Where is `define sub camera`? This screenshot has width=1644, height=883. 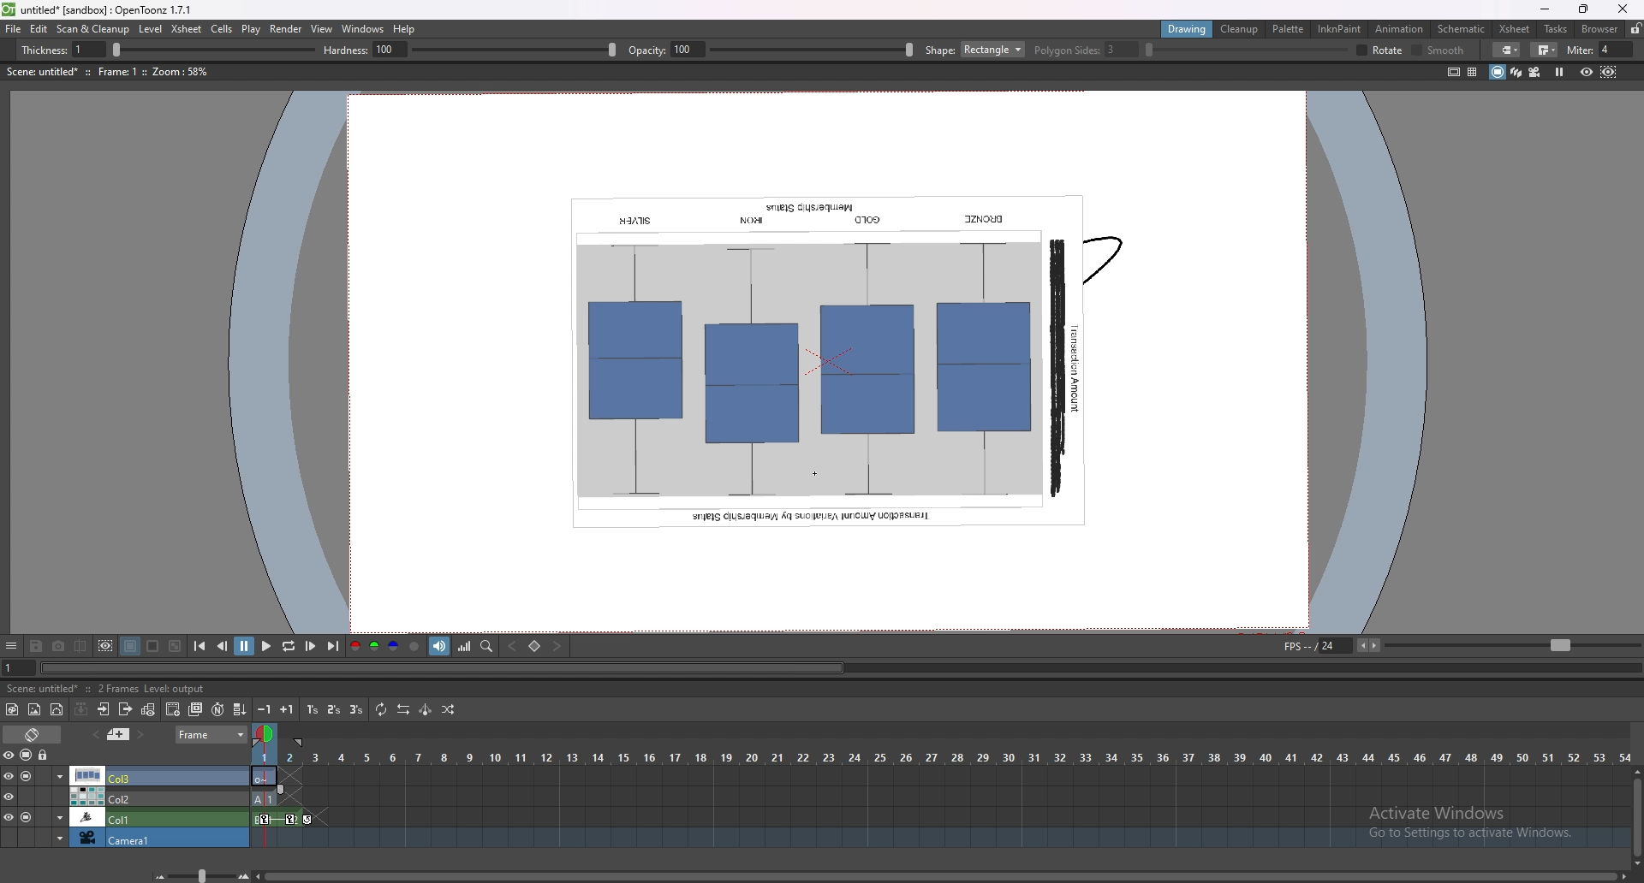 define sub camera is located at coordinates (105, 646).